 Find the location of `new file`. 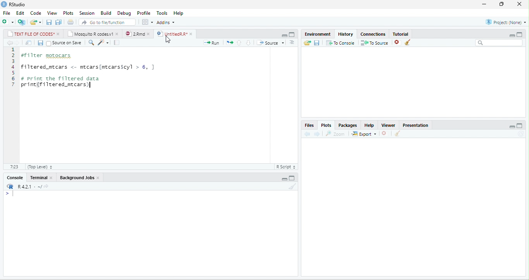

new file is located at coordinates (8, 22).